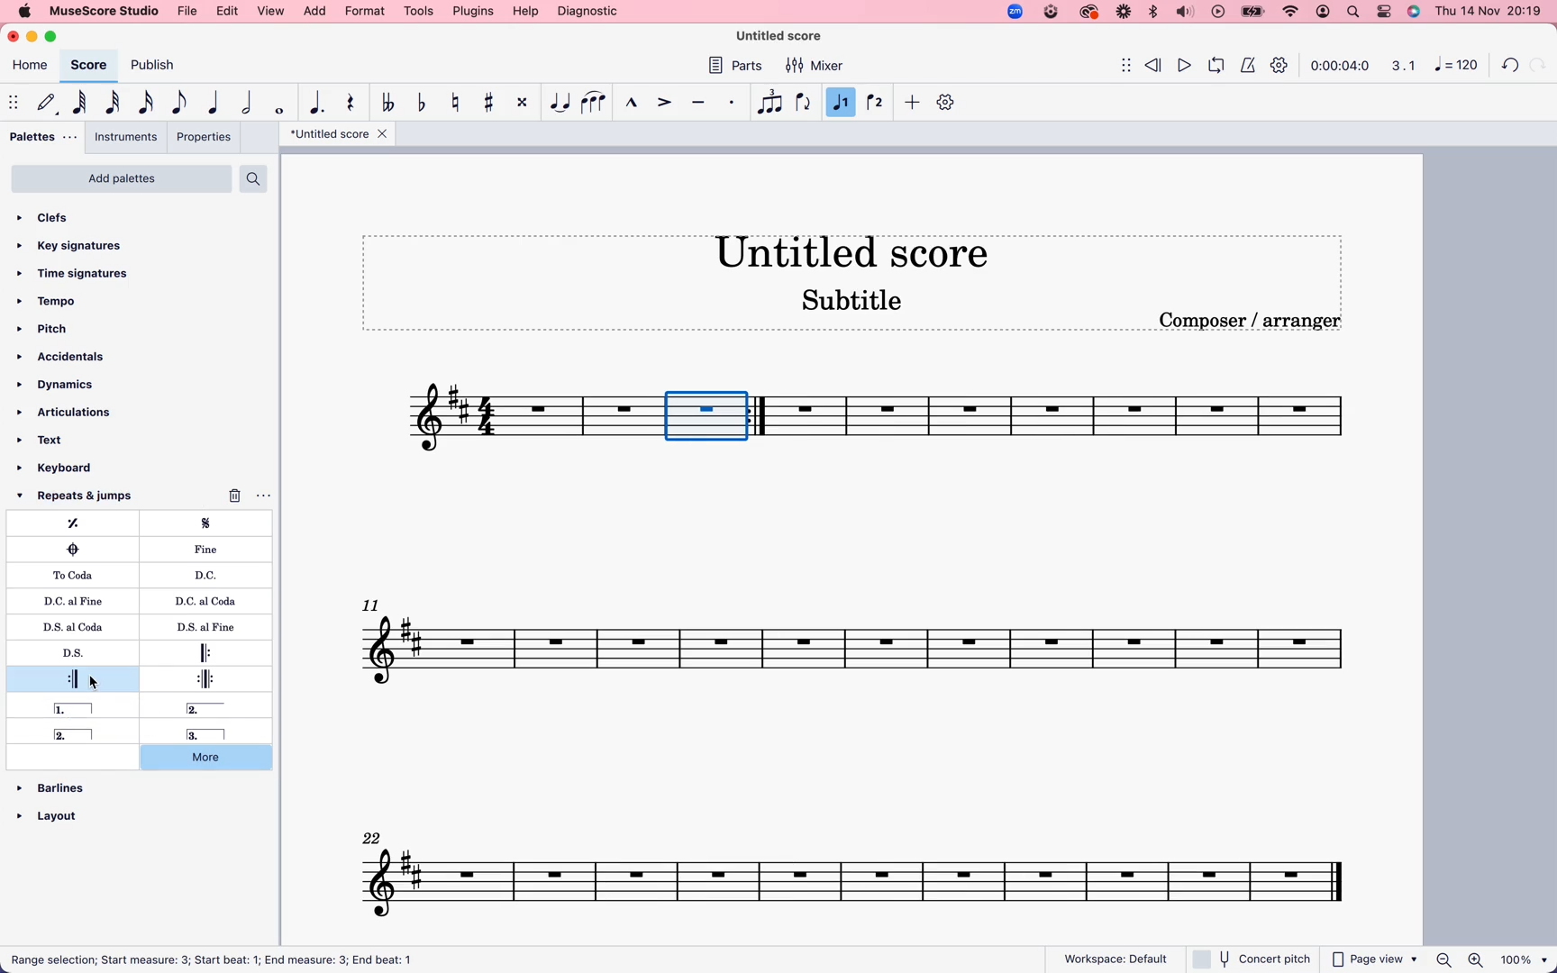 The height and width of the screenshot is (973, 1557). Describe the element at coordinates (948, 102) in the screenshot. I see `settings` at that location.